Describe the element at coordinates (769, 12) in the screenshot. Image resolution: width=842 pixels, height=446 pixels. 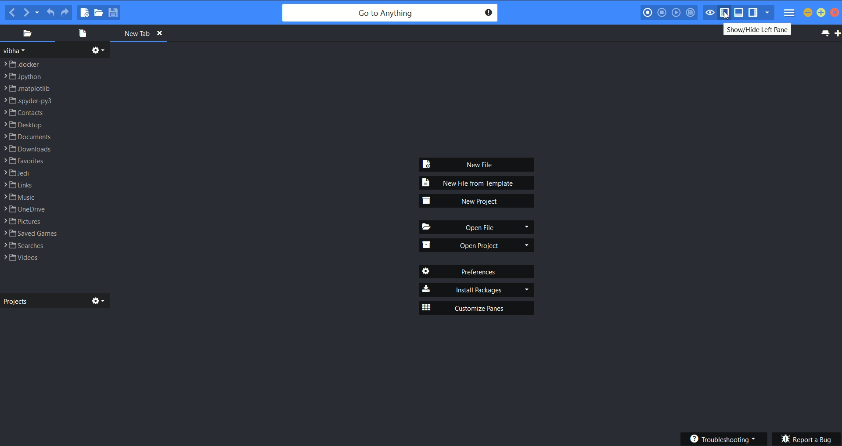
I see `show specific sidebar` at that location.